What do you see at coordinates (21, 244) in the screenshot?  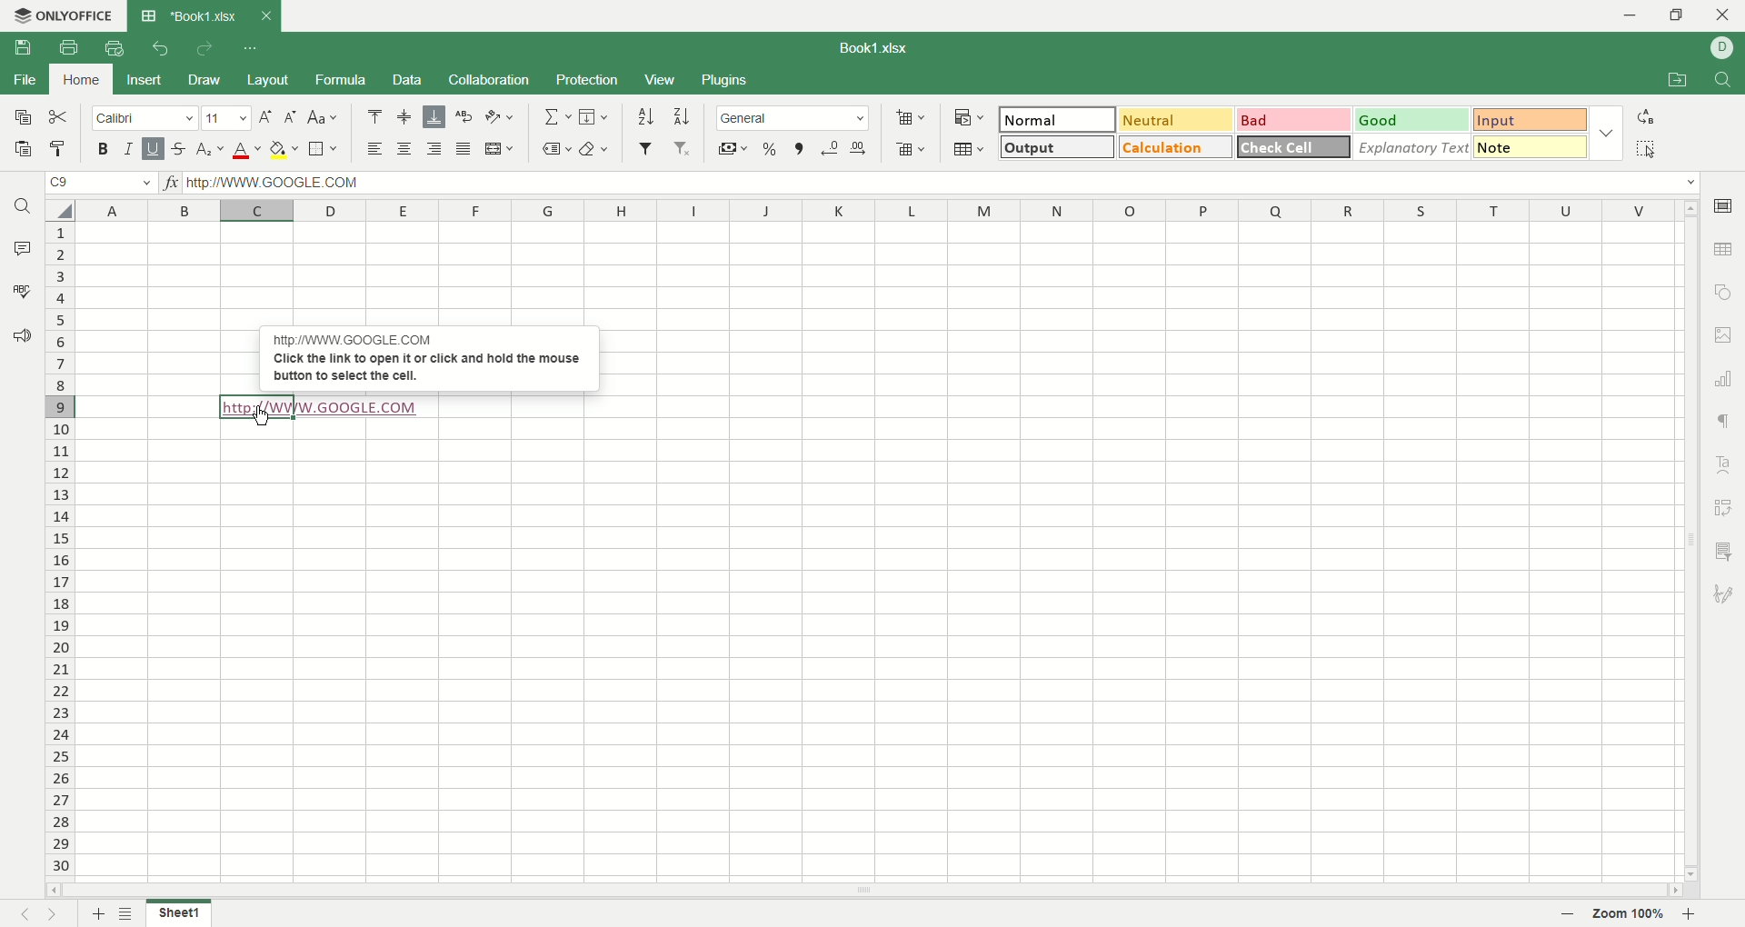 I see `comment` at bounding box center [21, 244].